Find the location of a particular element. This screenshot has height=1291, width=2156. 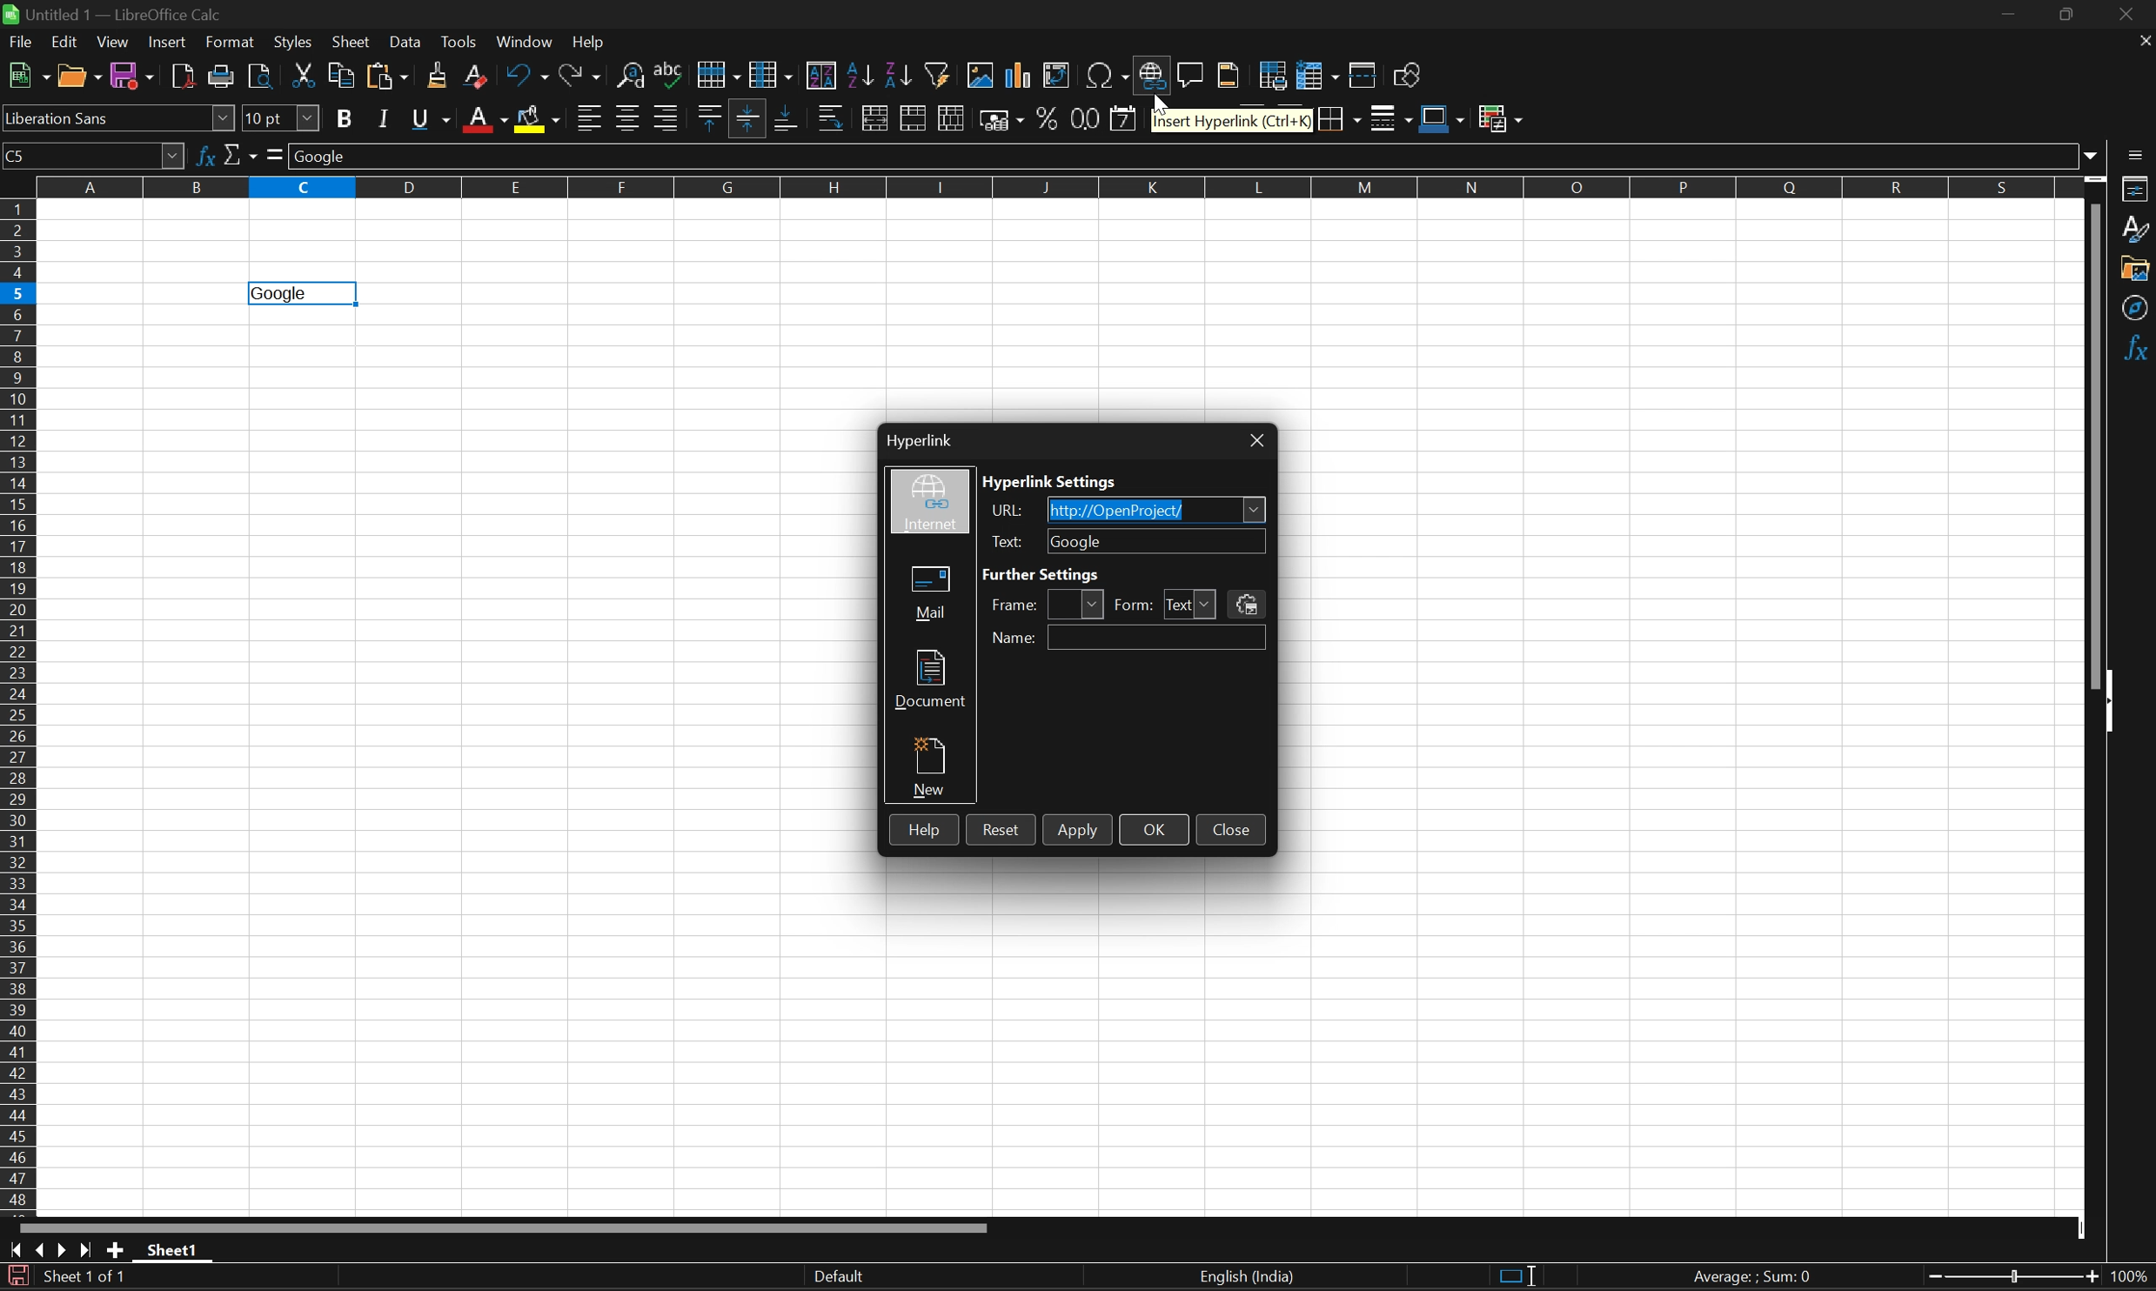

Gallery is located at coordinates (2136, 268).